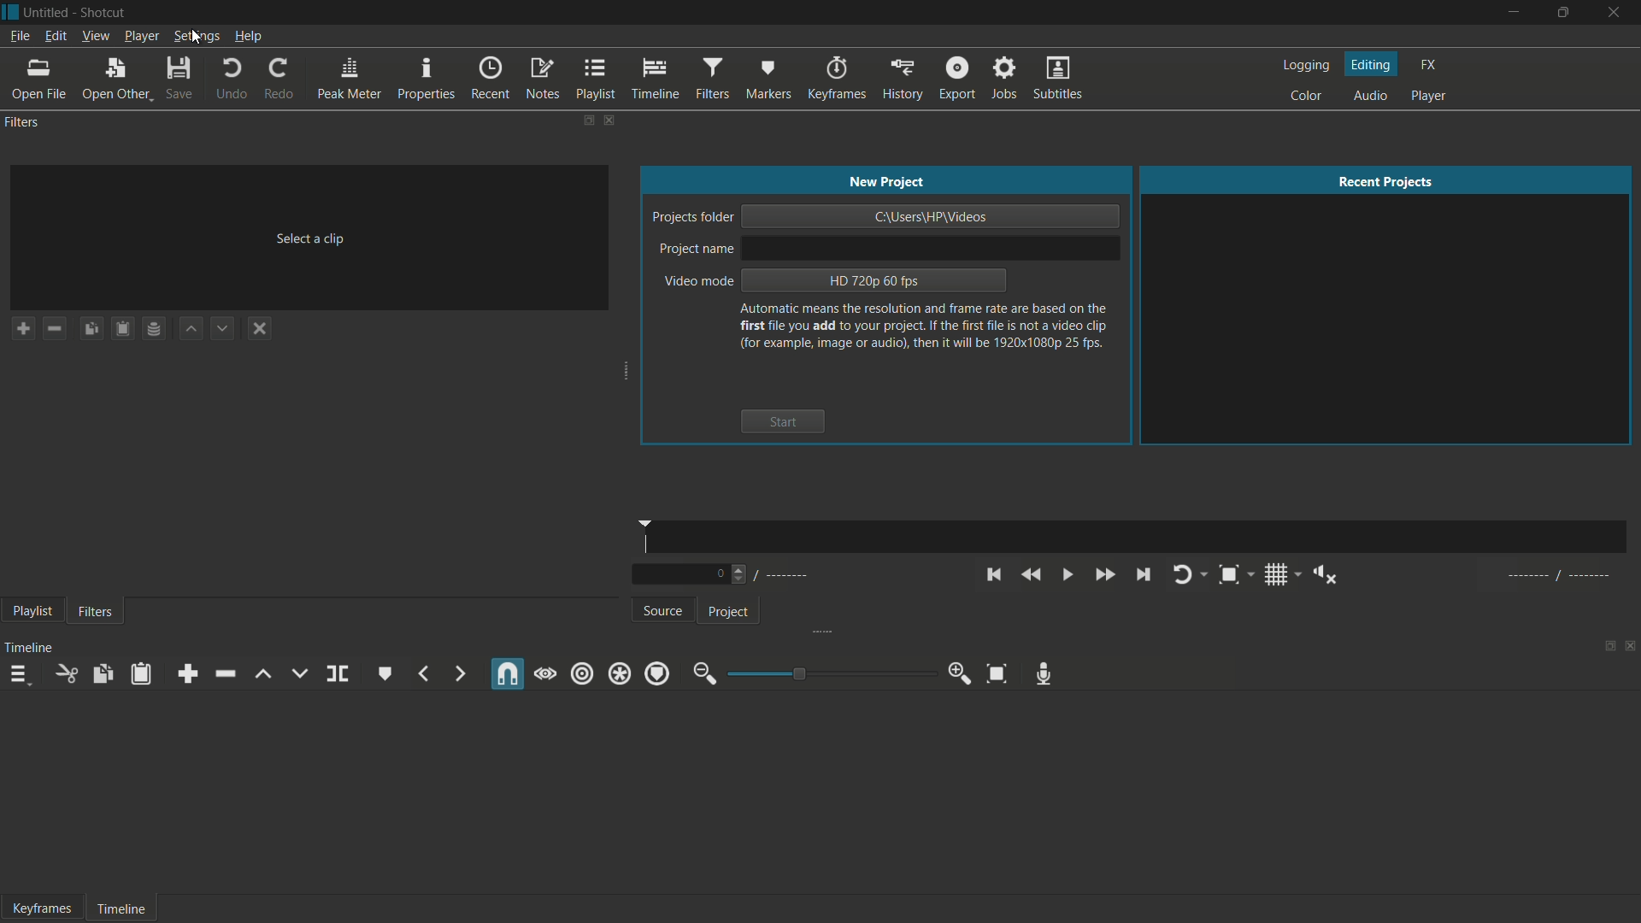 This screenshot has width=1641, height=923. I want to click on Keyframe, so click(37, 907).